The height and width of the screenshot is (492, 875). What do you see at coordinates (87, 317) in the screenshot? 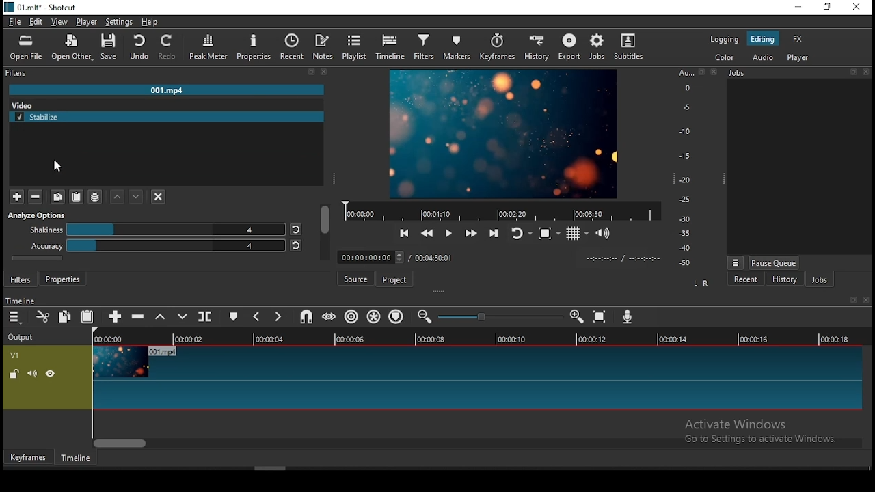
I see `paste` at bounding box center [87, 317].